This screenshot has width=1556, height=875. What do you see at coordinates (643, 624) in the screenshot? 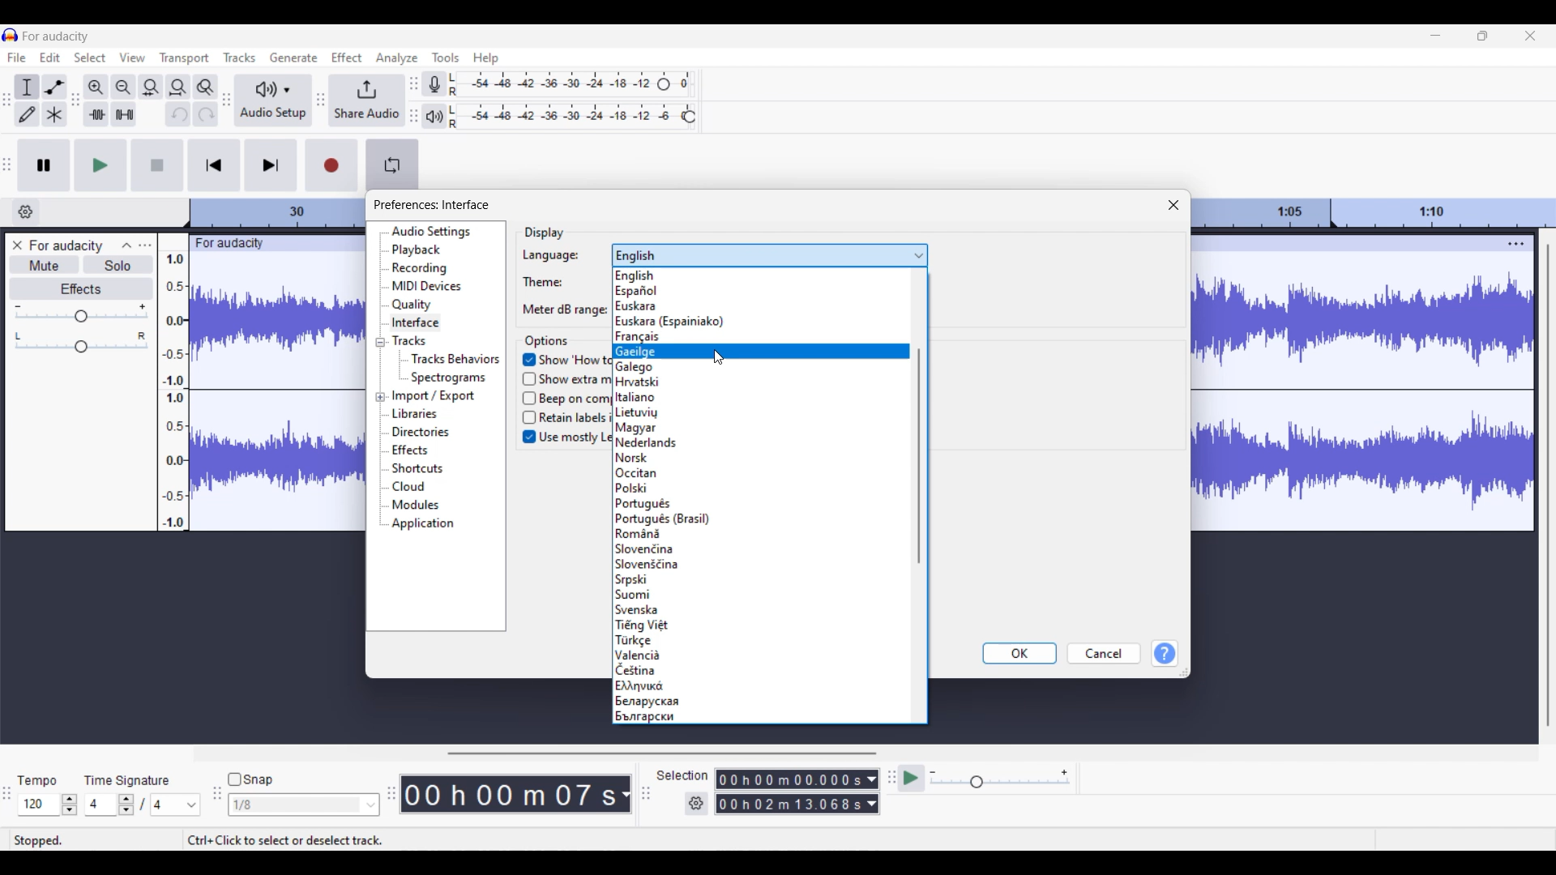
I see `1 Tiéna Viét` at bounding box center [643, 624].